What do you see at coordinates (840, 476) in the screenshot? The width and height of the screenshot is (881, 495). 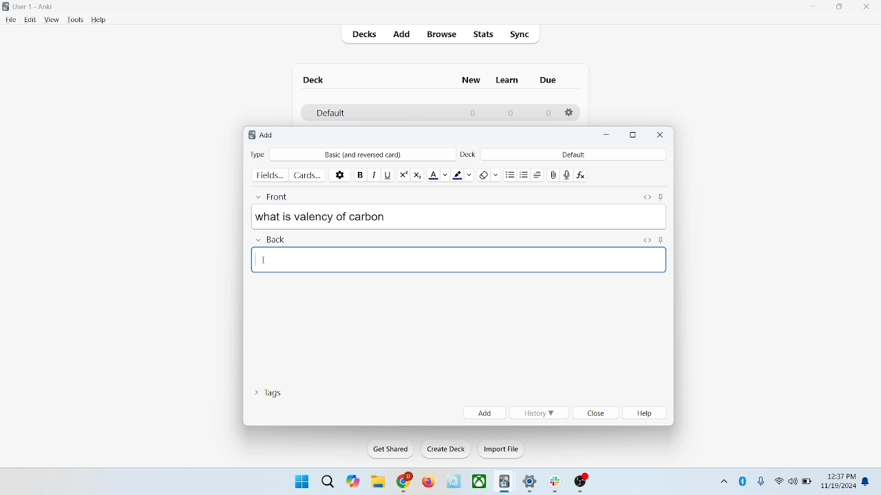 I see `12:37 PM` at bounding box center [840, 476].